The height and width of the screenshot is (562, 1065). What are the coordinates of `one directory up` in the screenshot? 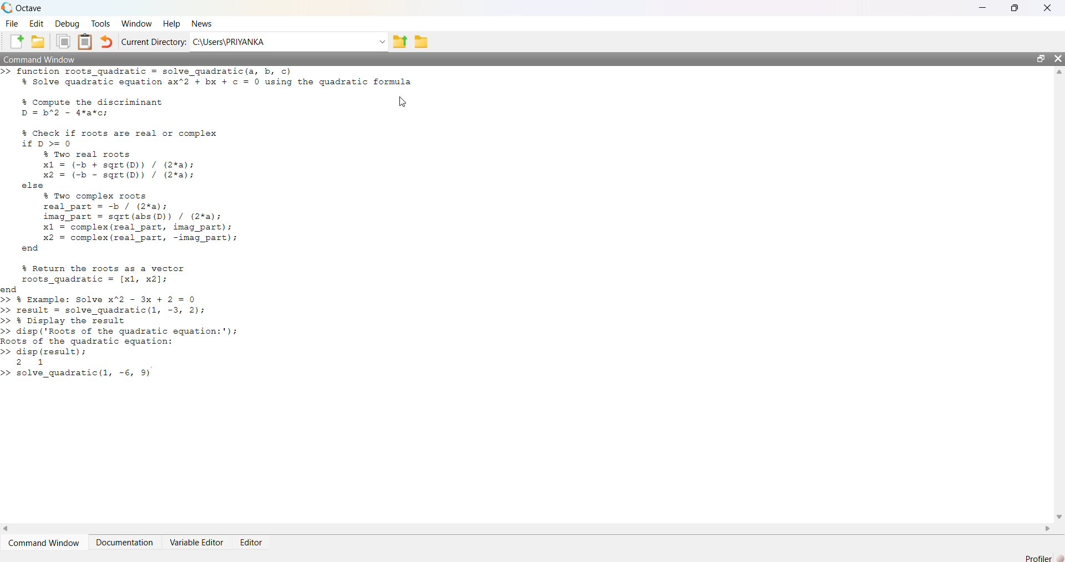 It's located at (400, 40).